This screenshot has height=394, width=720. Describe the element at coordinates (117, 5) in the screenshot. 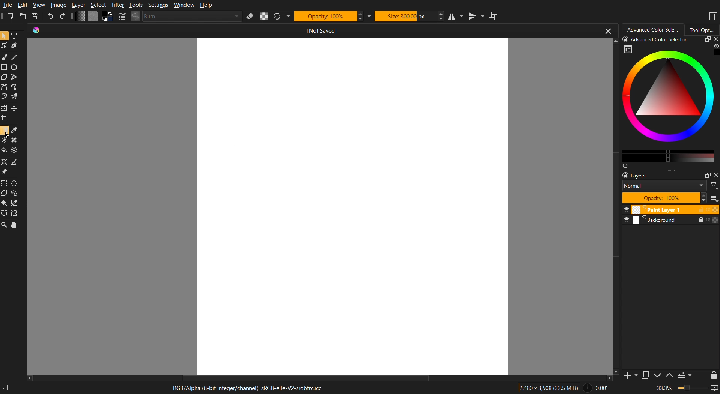

I see `Filter` at that location.